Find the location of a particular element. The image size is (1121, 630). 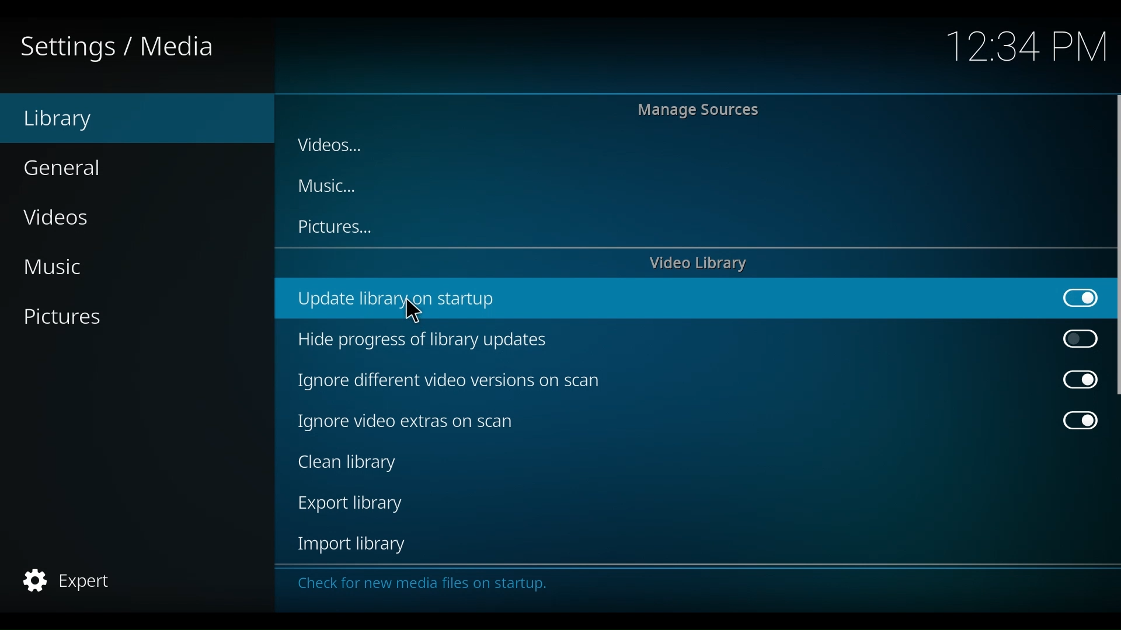

Music is located at coordinates (330, 186).